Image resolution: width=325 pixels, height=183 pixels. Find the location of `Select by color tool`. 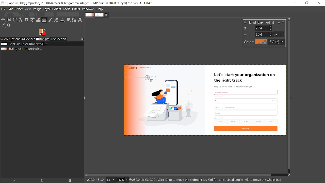

Select by color tool is located at coordinates (21, 20).